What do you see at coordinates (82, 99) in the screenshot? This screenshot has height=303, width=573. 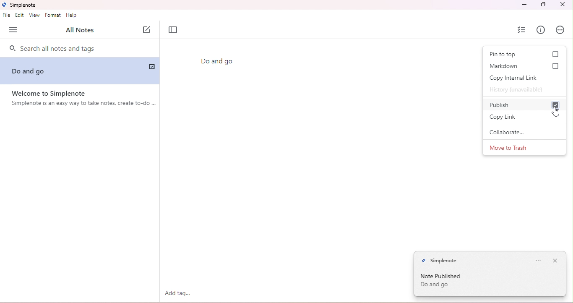 I see `welcome note` at bounding box center [82, 99].